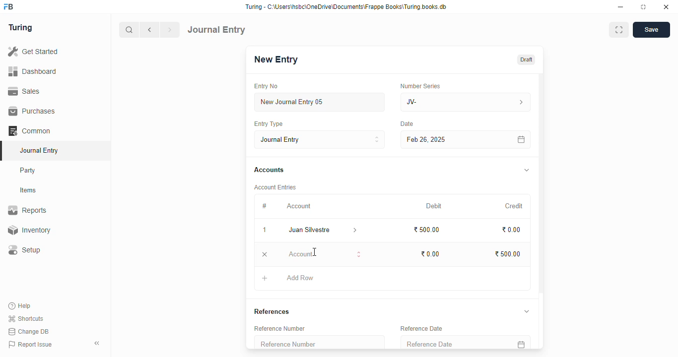 The width and height of the screenshot is (678, 357). What do you see at coordinates (34, 52) in the screenshot?
I see `get started` at bounding box center [34, 52].